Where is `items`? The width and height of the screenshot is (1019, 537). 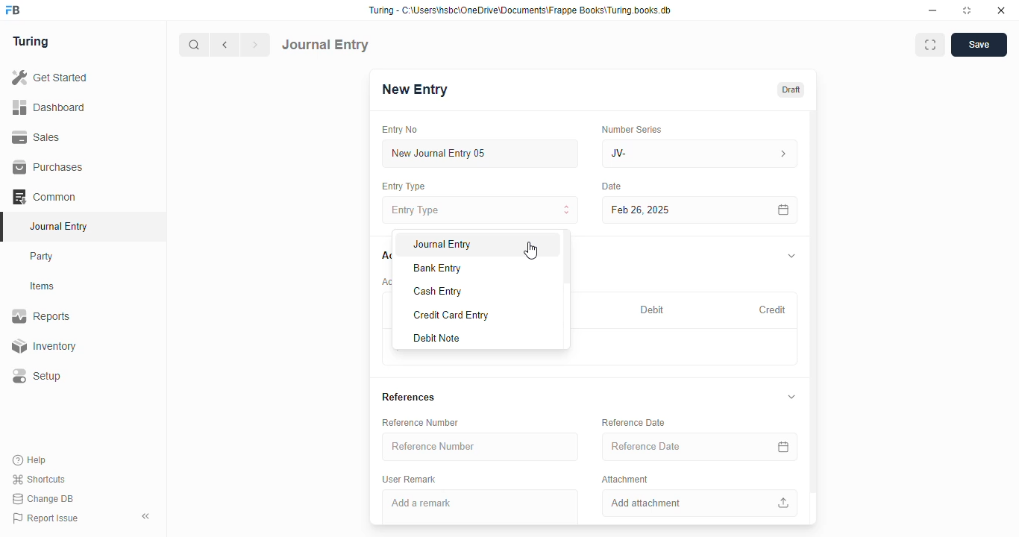 items is located at coordinates (44, 286).